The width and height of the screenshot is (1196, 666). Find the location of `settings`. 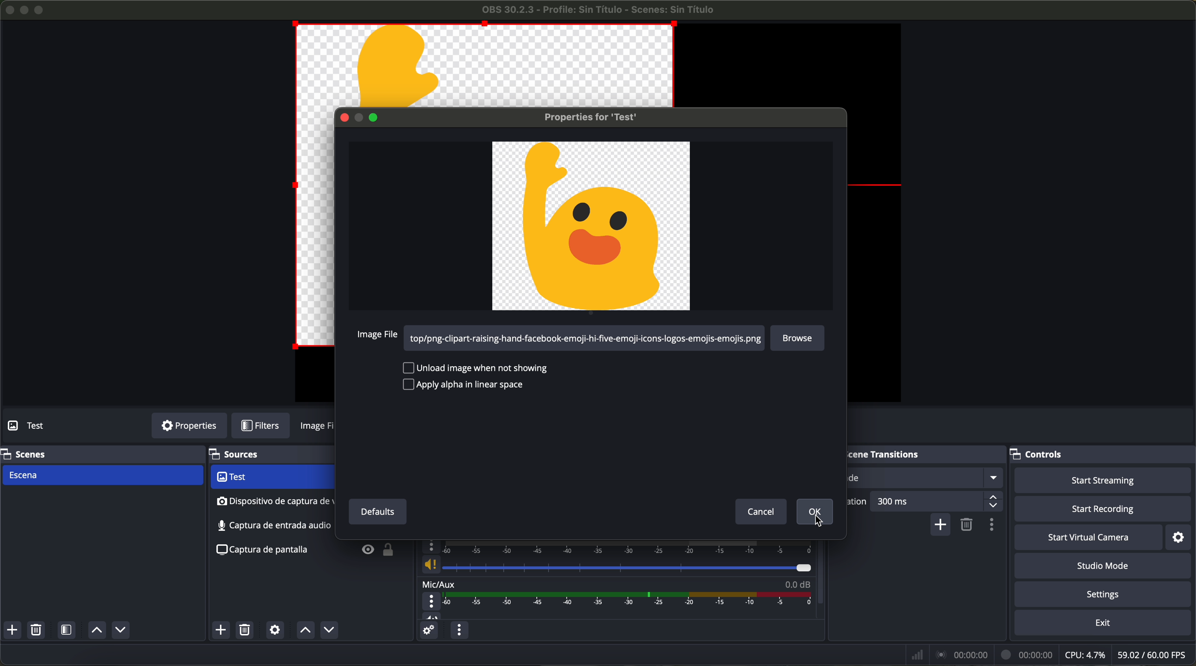

settings is located at coordinates (1105, 595).